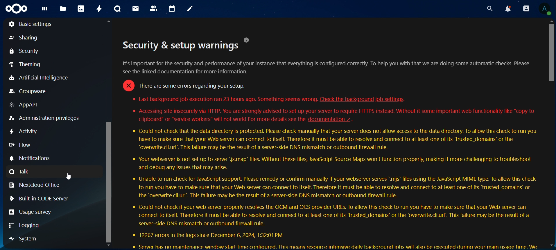  What do you see at coordinates (17, 9) in the screenshot?
I see `icon` at bounding box center [17, 9].